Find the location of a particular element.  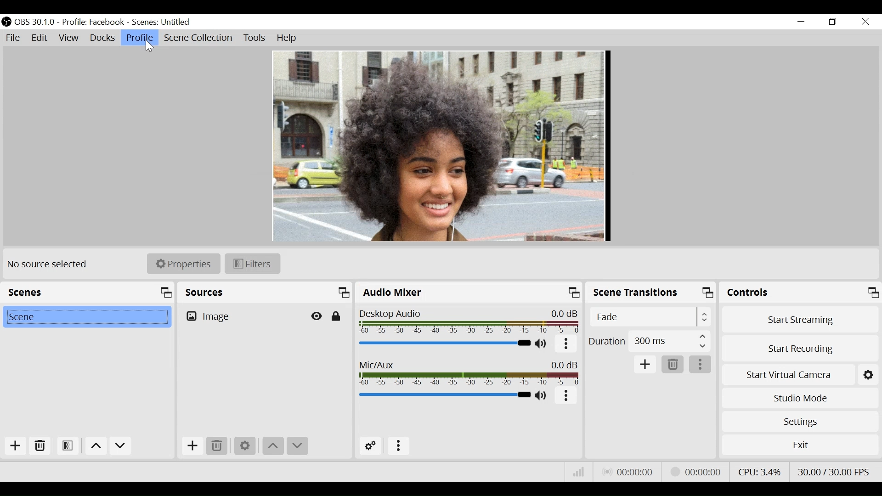

Desktop Audio Slider is located at coordinates (445, 344).